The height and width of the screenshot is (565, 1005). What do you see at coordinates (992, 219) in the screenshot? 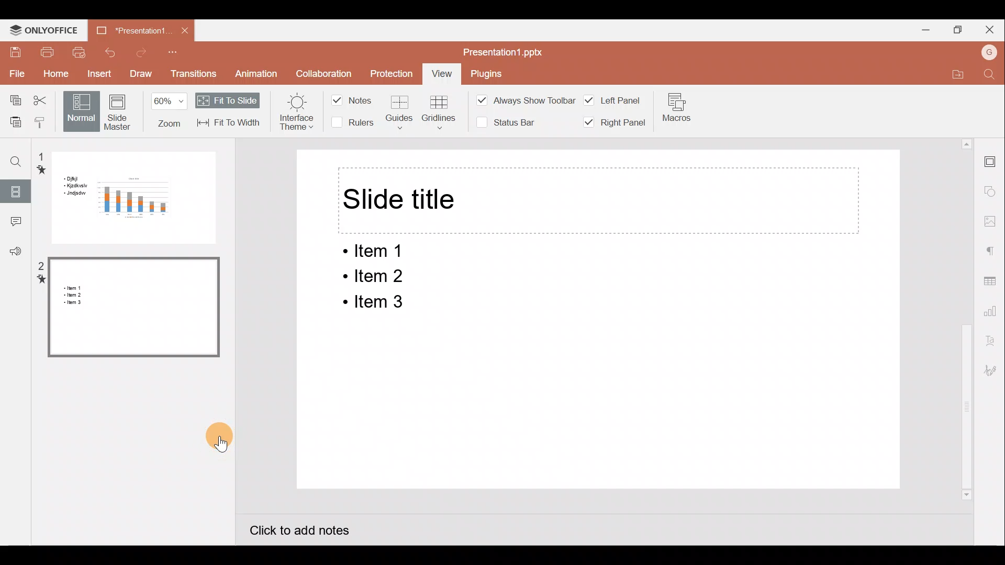
I see `Image settings` at bounding box center [992, 219].